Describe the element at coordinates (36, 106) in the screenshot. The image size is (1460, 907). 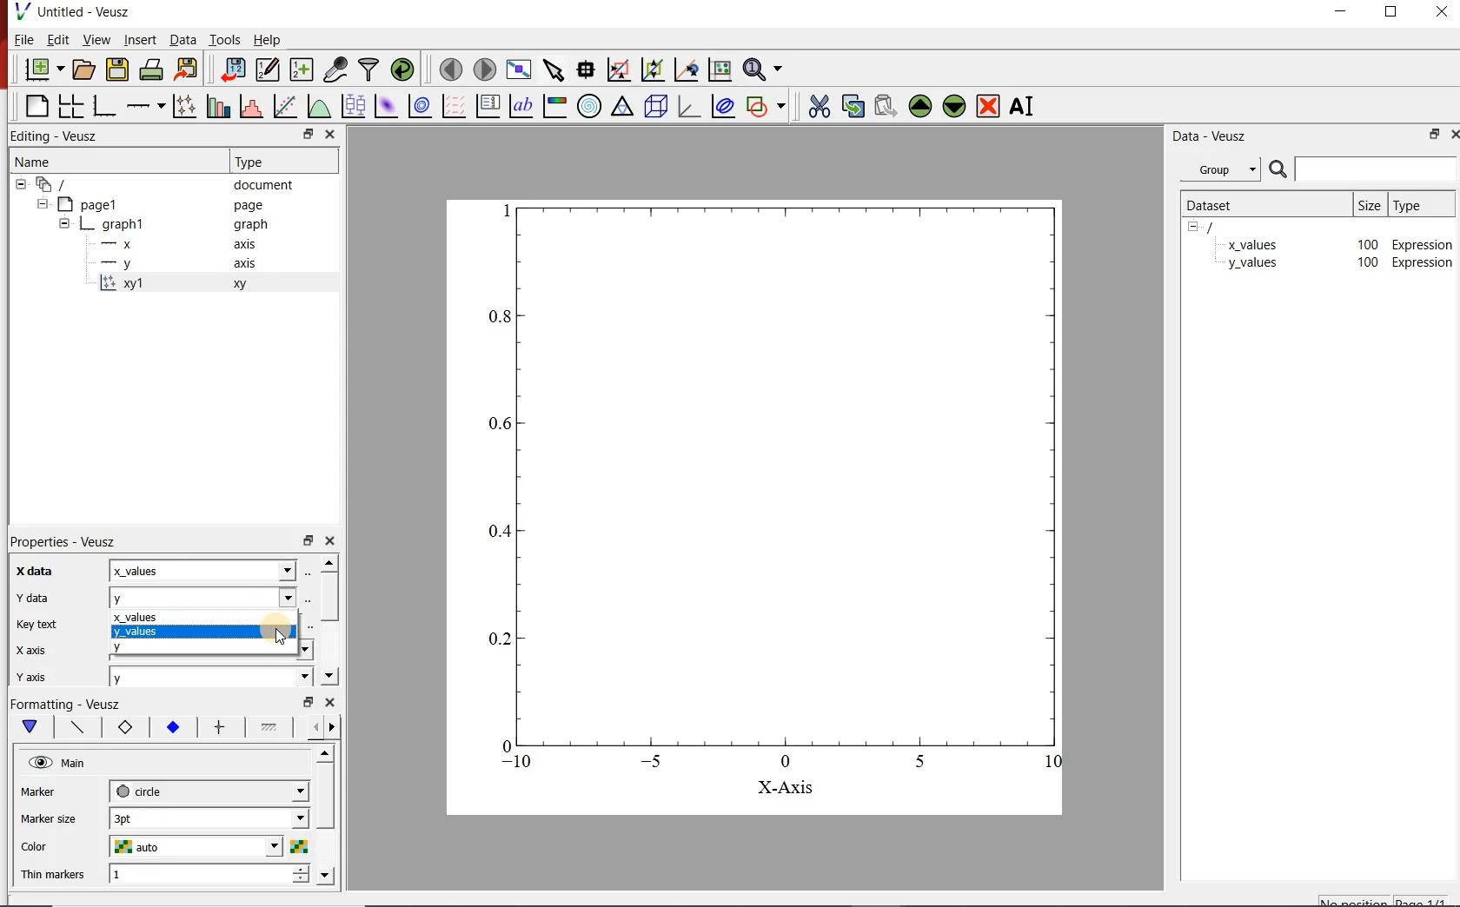
I see `blank page` at that location.